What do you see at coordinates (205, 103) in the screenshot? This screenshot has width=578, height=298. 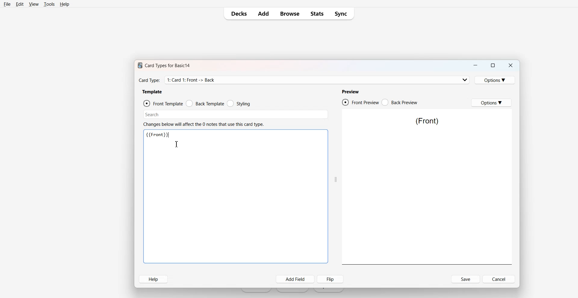 I see `Back Template` at bounding box center [205, 103].